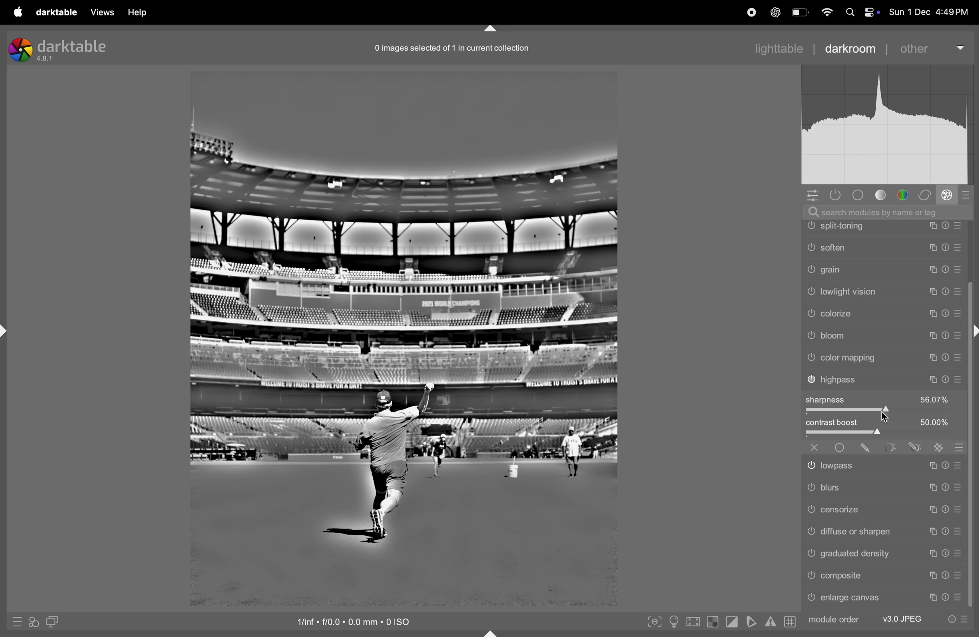  Describe the element at coordinates (56, 12) in the screenshot. I see `darktable` at that location.